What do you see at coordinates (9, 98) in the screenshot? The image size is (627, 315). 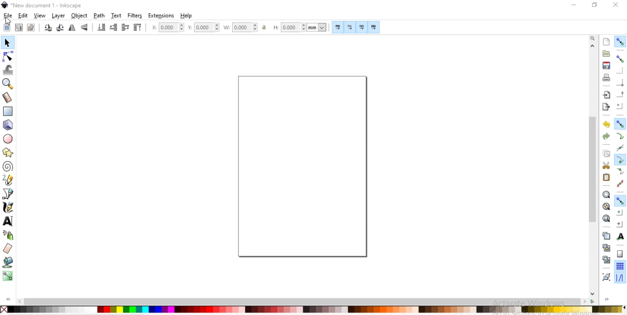 I see `measurement tools` at bounding box center [9, 98].